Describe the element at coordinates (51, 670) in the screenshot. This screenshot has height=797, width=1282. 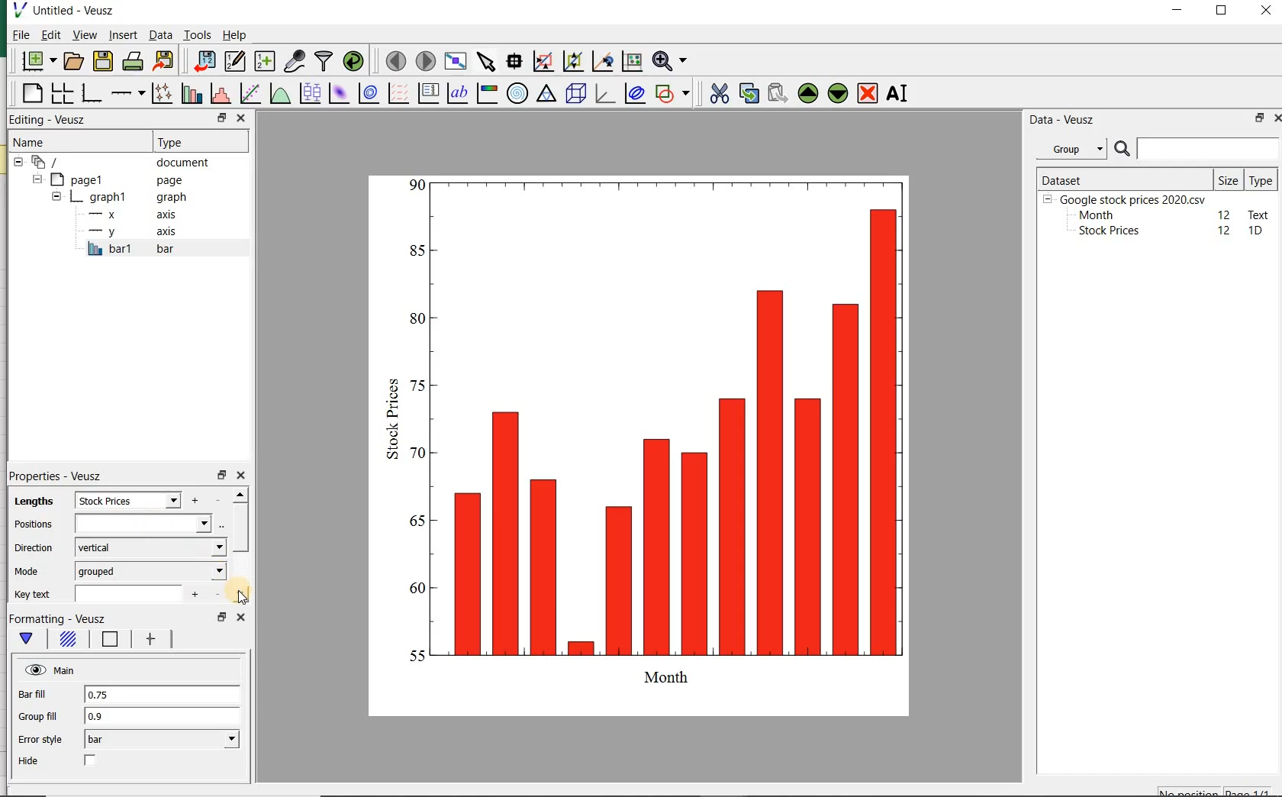
I see `Main` at that location.